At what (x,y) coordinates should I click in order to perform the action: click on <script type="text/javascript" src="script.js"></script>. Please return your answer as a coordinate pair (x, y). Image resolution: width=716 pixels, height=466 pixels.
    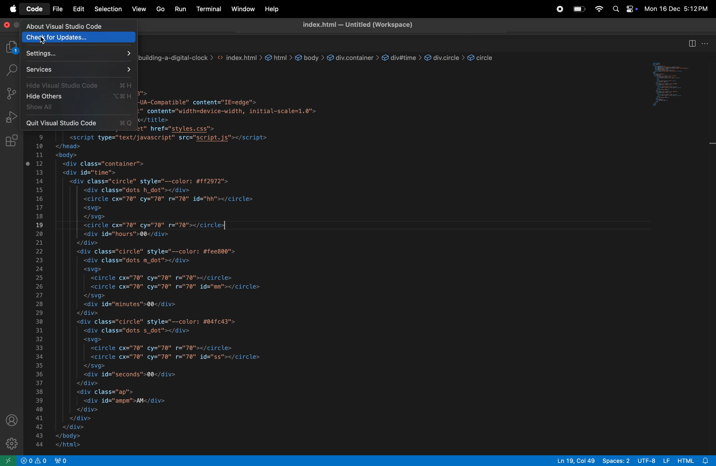
    Looking at the image, I should click on (177, 138).